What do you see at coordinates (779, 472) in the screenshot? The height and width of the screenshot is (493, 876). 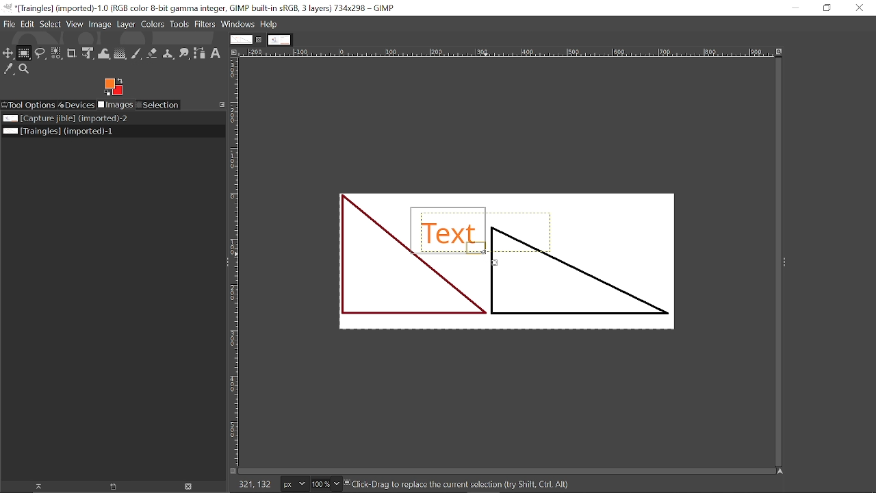 I see `Navigate this window` at bounding box center [779, 472].